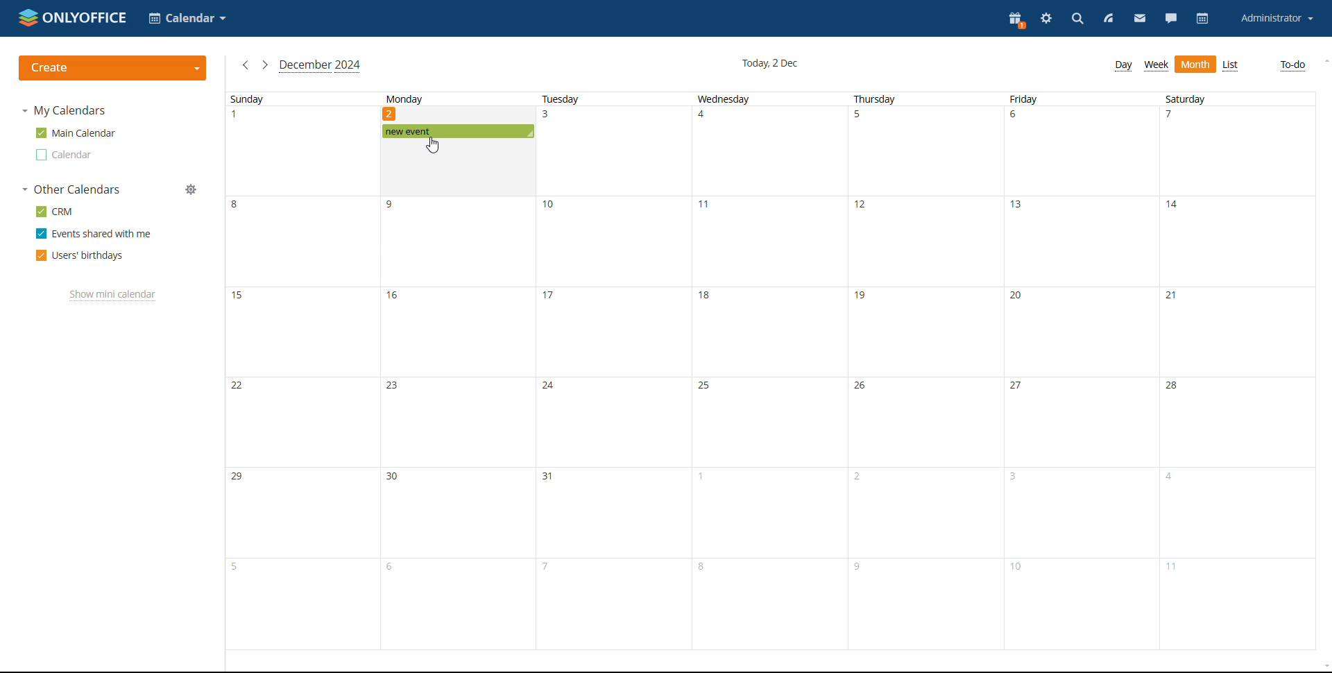 The height and width of the screenshot is (673, 1332). What do you see at coordinates (244, 65) in the screenshot?
I see `previous month` at bounding box center [244, 65].